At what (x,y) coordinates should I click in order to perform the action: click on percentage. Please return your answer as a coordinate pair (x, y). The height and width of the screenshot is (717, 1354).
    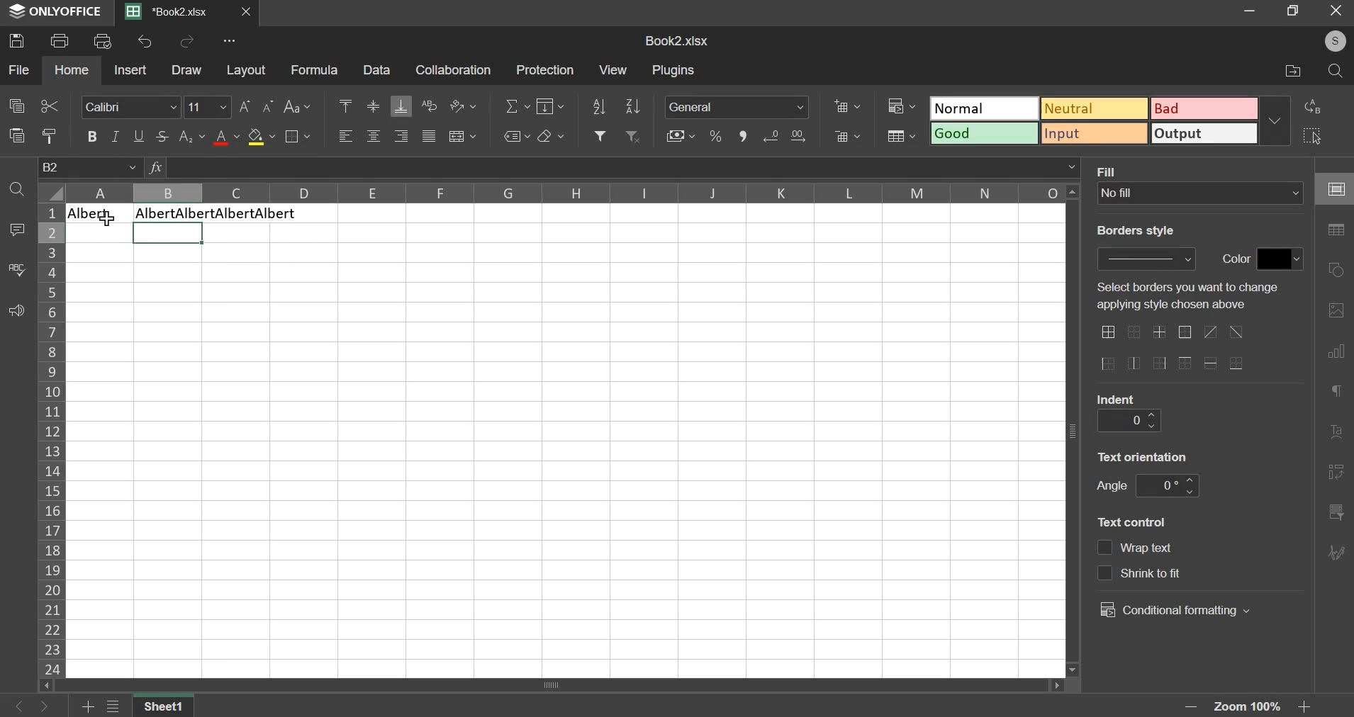
    Looking at the image, I should click on (715, 135).